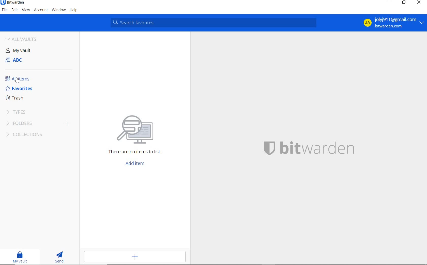  What do you see at coordinates (30, 124) in the screenshot?
I see `FOLDERS` at bounding box center [30, 124].